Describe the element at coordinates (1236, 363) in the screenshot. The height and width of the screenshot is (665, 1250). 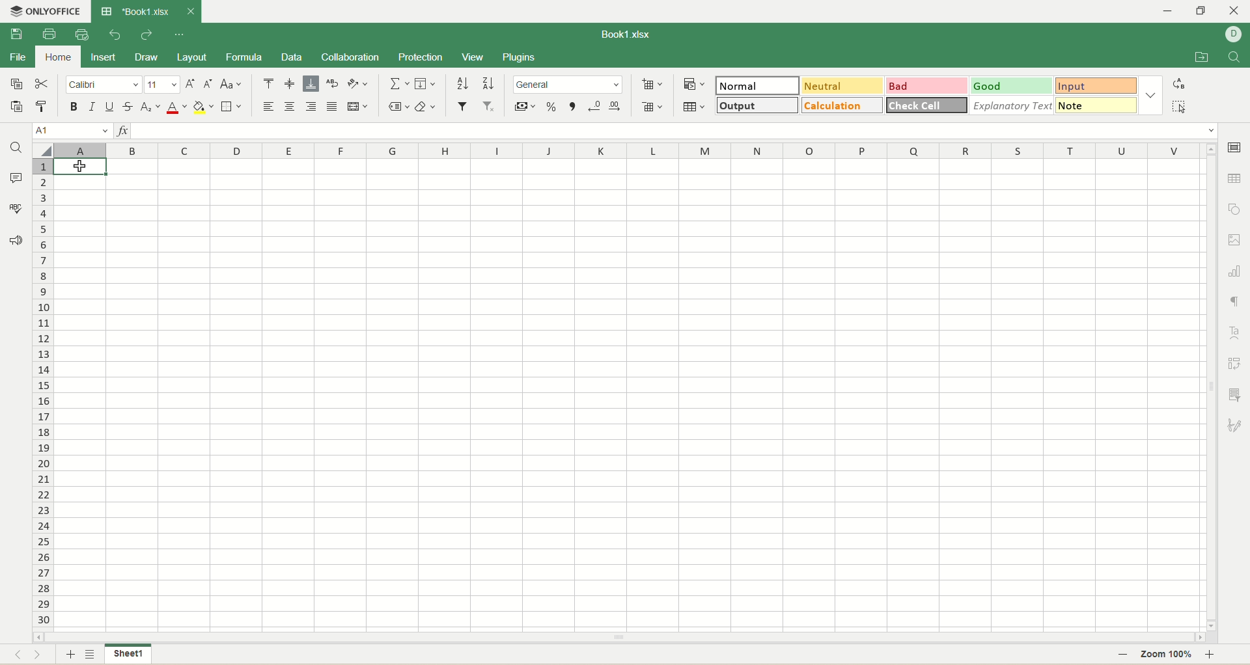
I see `pivot settings` at that location.